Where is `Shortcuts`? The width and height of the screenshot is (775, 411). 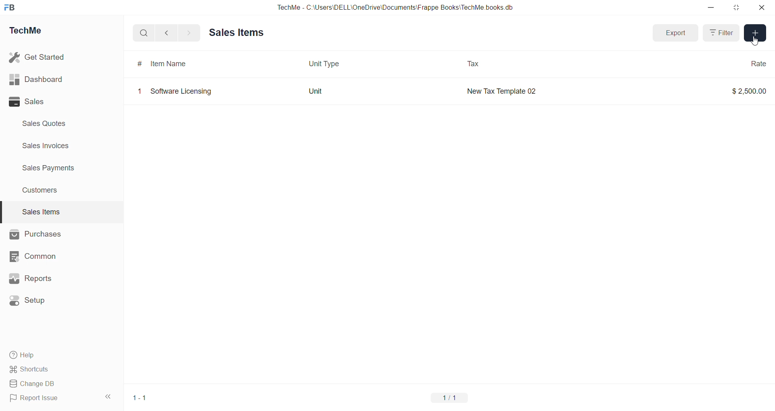
Shortcuts is located at coordinates (31, 369).